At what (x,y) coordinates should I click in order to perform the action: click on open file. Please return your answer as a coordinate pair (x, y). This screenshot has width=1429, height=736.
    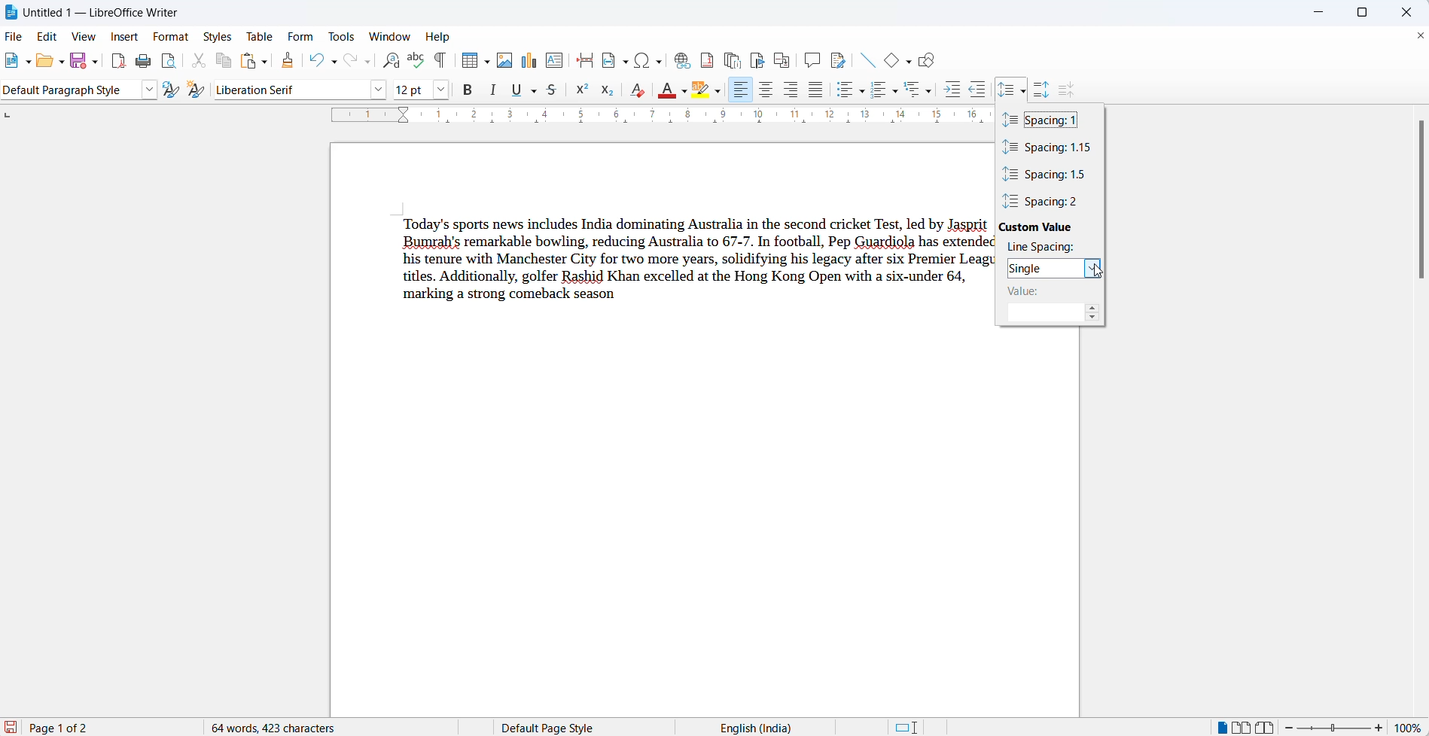
    Looking at the image, I should click on (41, 64).